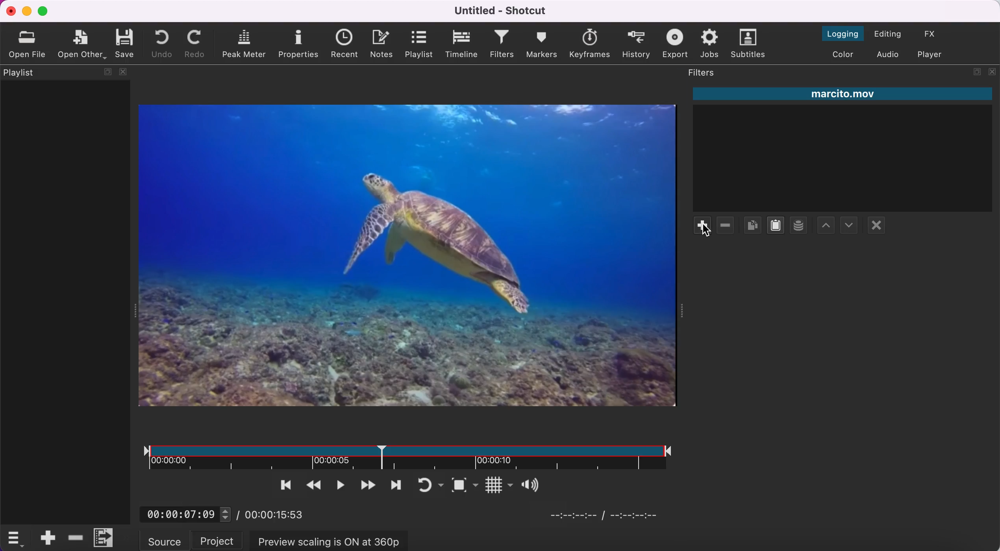 The image size is (1000, 551). What do you see at coordinates (993, 74) in the screenshot?
I see `close` at bounding box center [993, 74].